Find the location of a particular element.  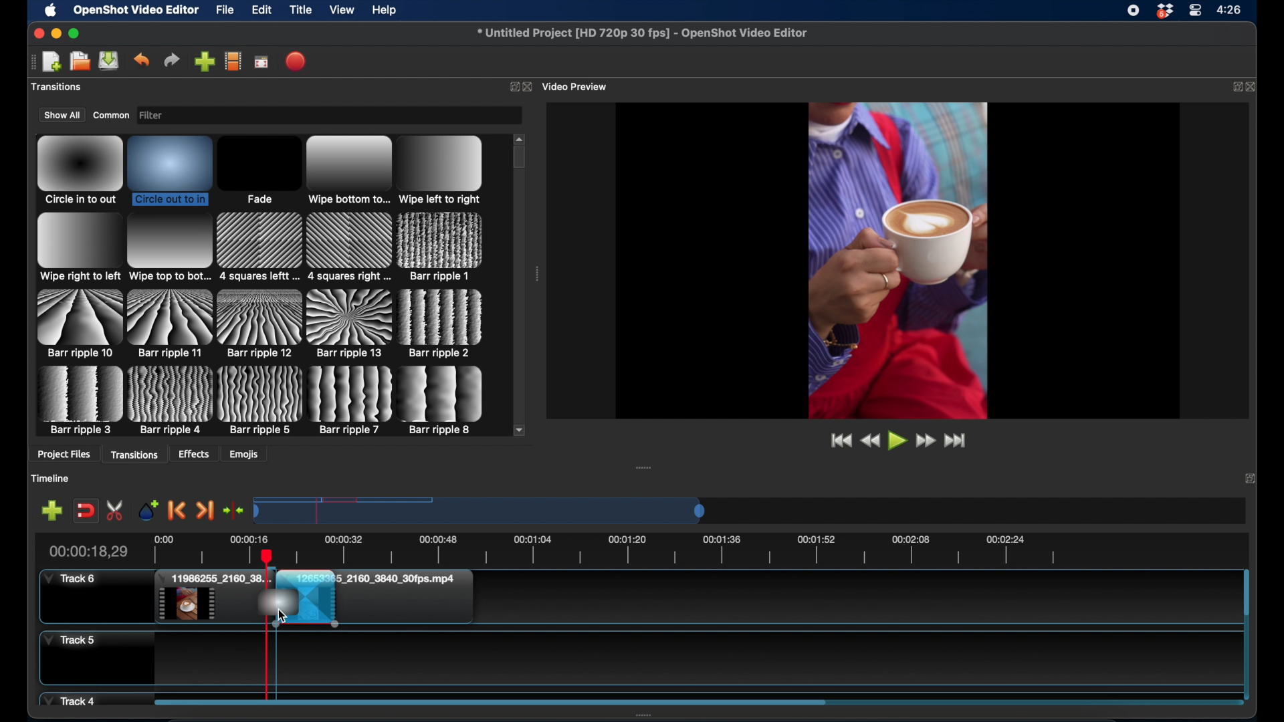

effects is located at coordinates (195, 454).